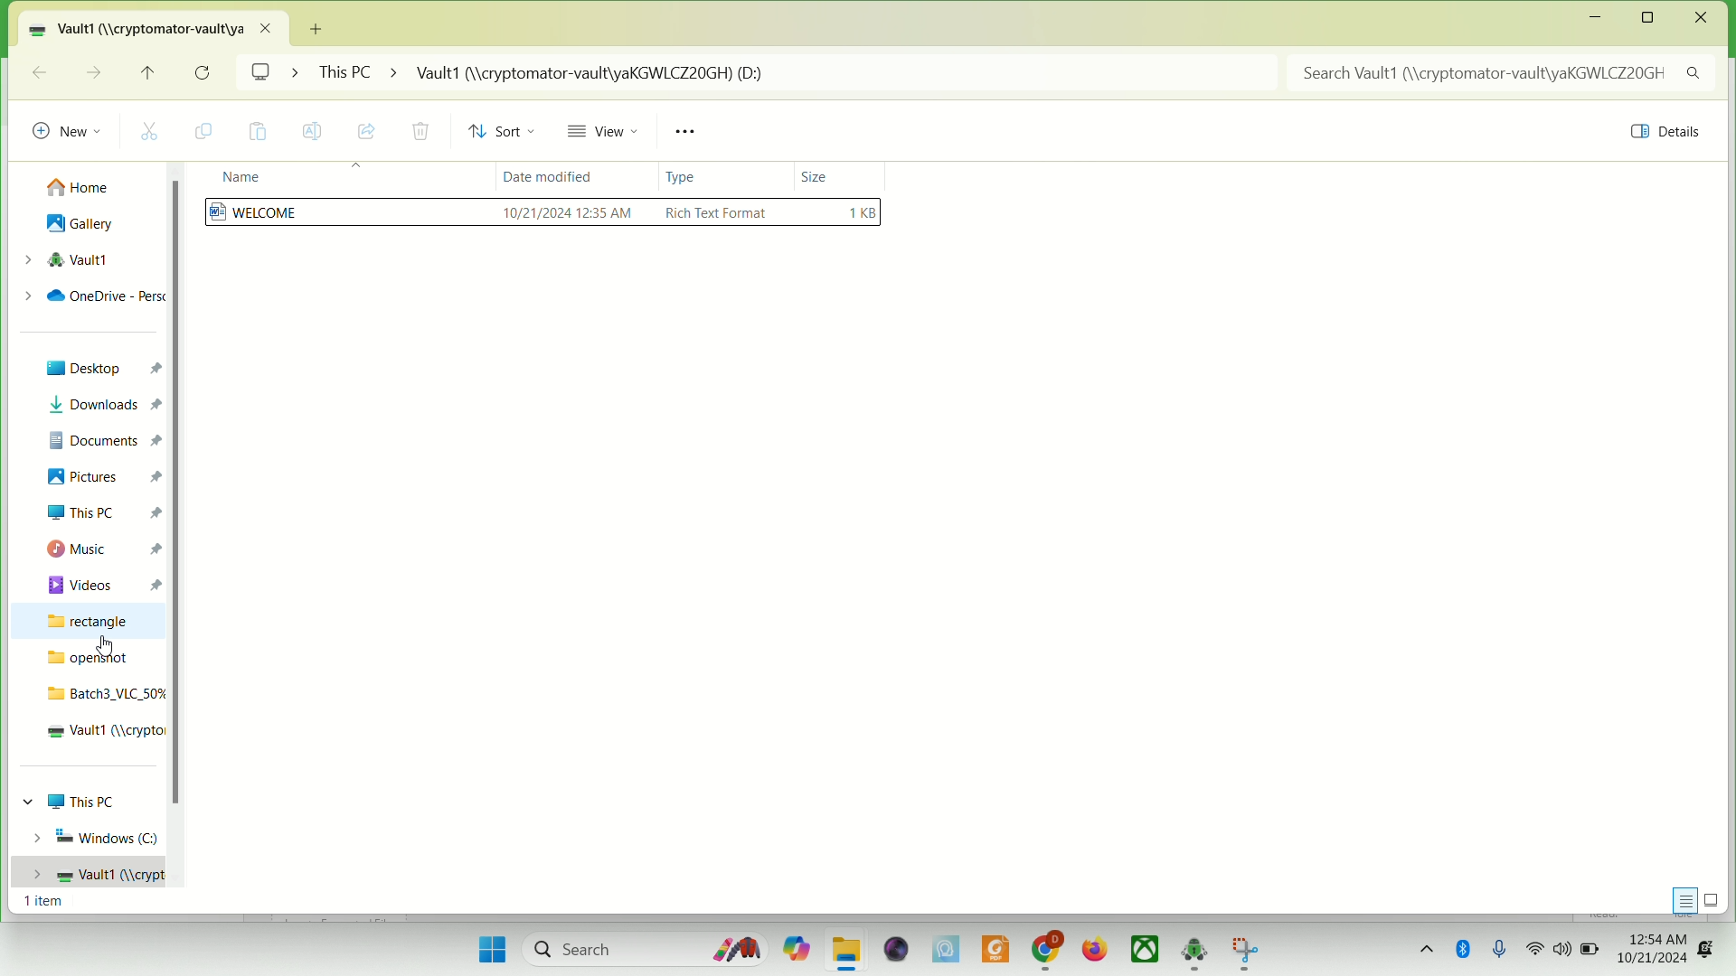  Describe the element at coordinates (994, 947) in the screenshot. I see `PDF` at that location.